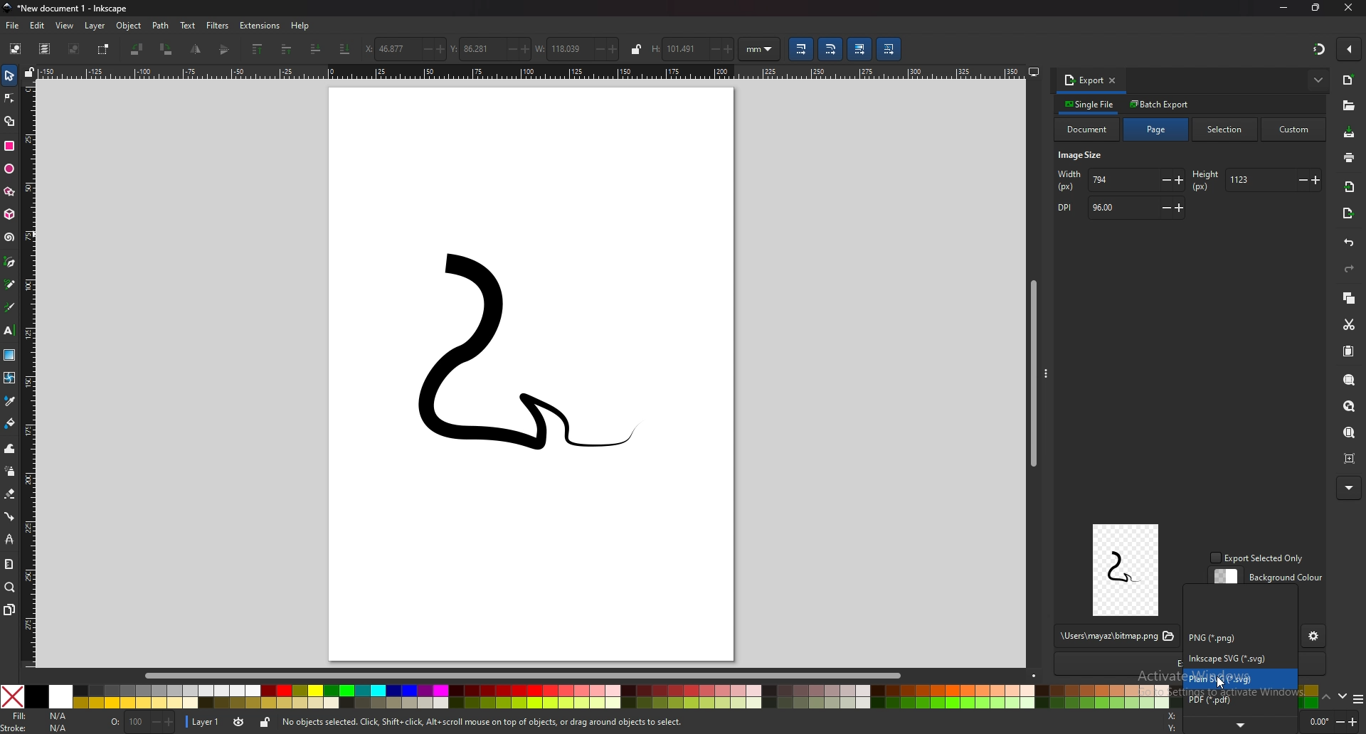  Describe the element at coordinates (585, 696) in the screenshot. I see `colors` at that location.